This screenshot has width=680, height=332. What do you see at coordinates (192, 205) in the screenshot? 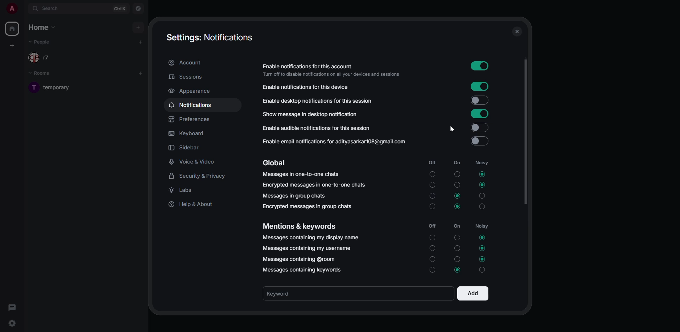
I see `help & about` at bounding box center [192, 205].